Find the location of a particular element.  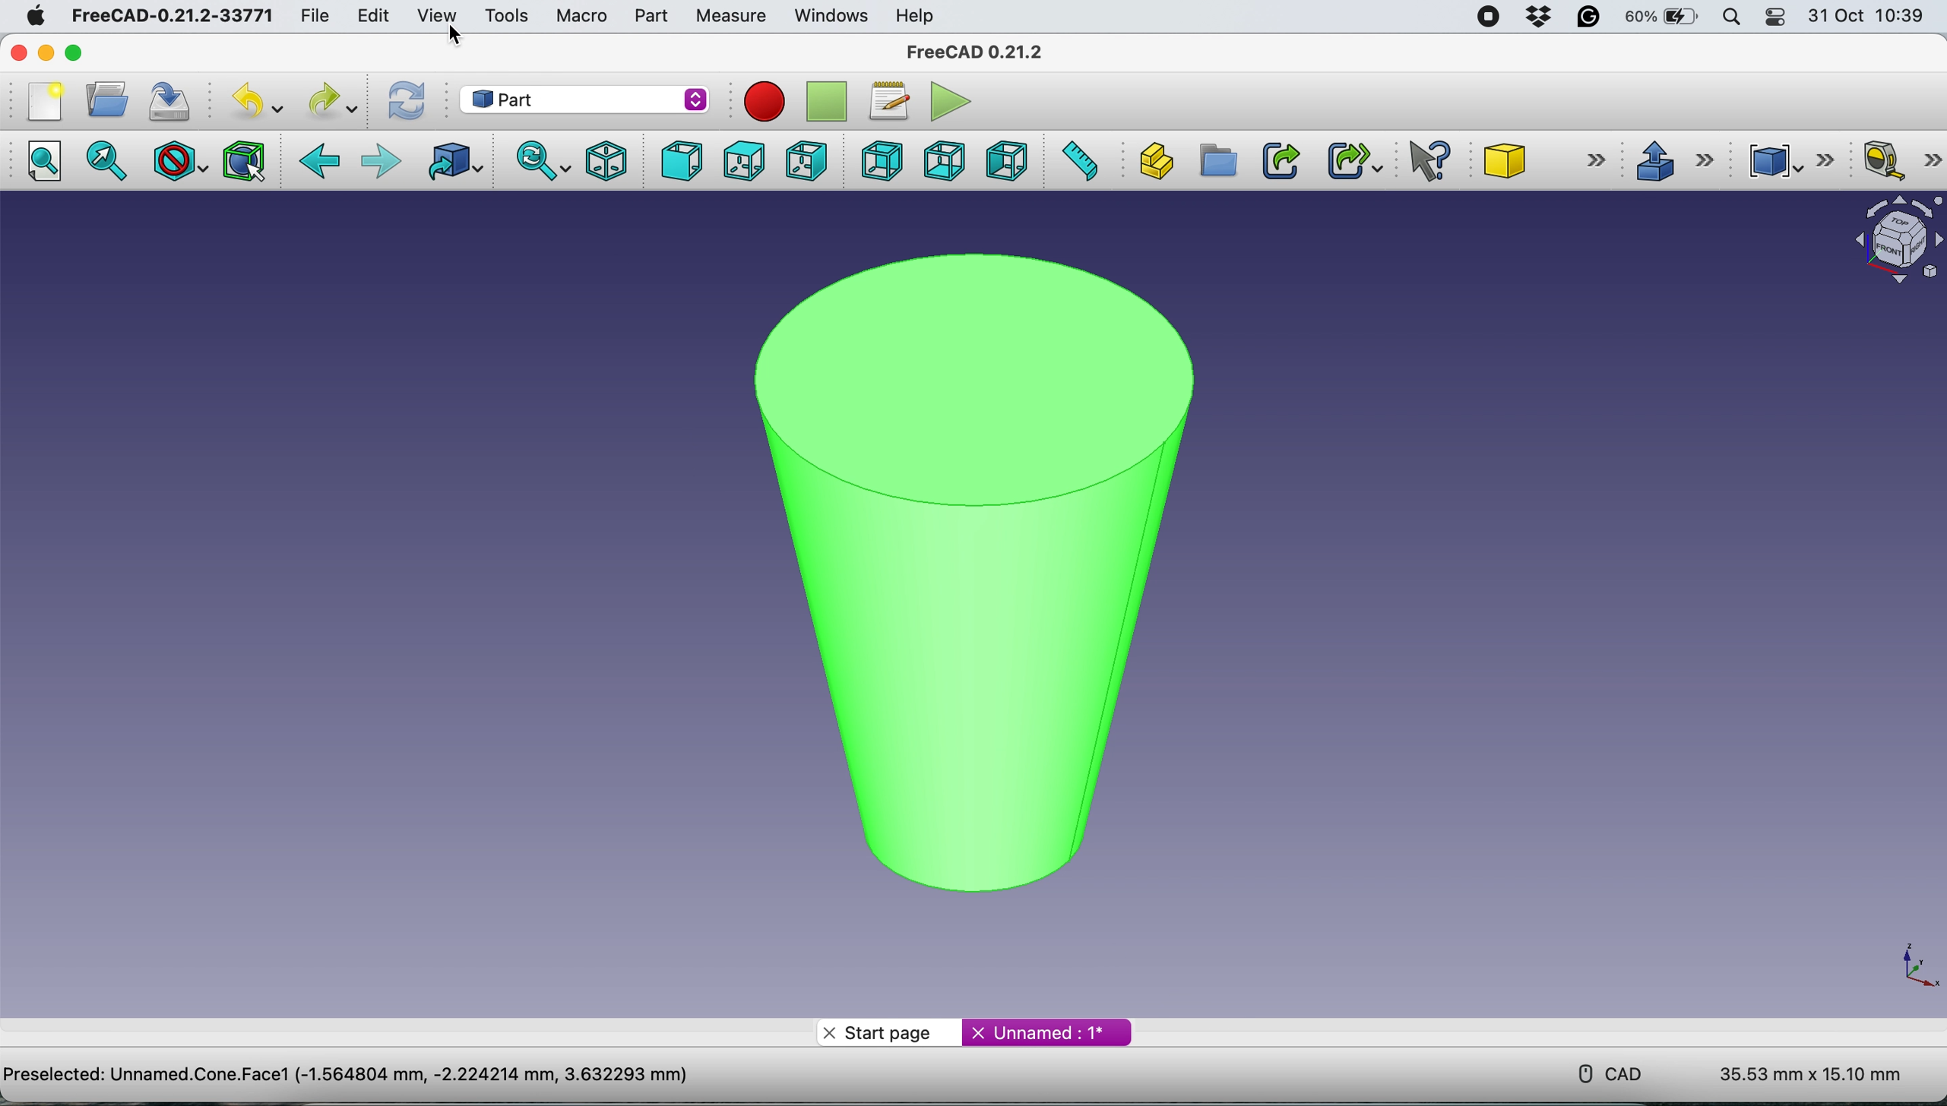

front is located at coordinates (678, 162).